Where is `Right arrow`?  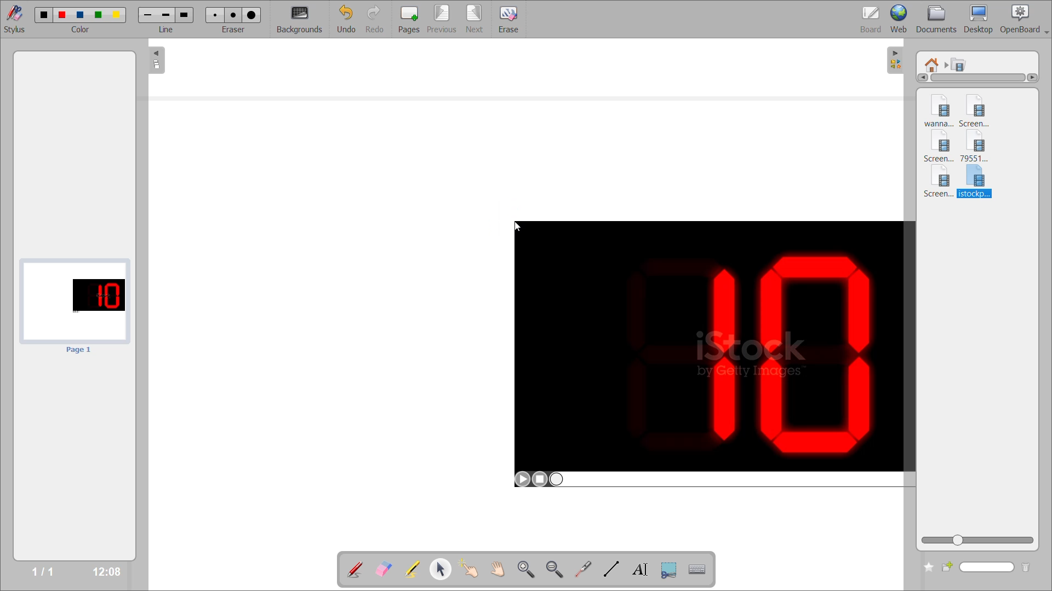 Right arrow is located at coordinates (1034, 78).